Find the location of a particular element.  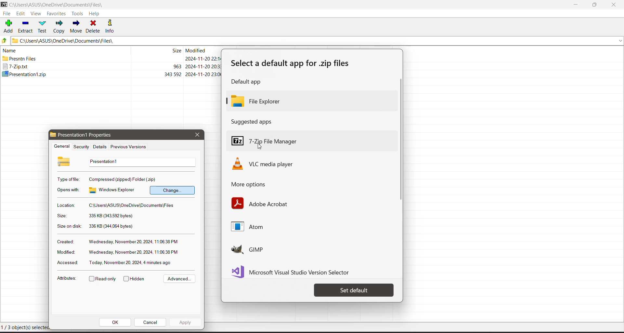

Suggested apps is located at coordinates (254, 121).